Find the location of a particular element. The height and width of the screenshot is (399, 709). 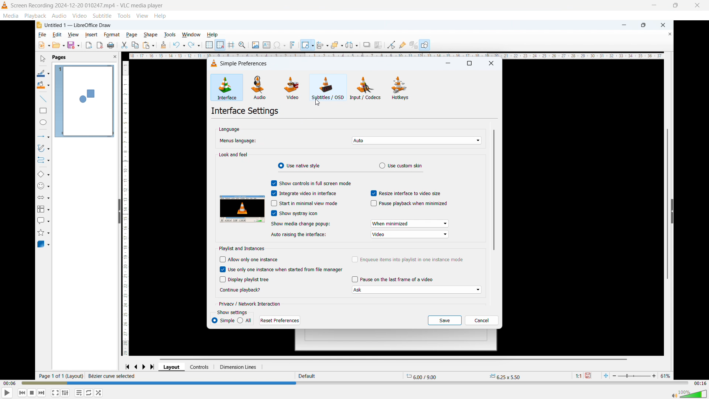

Tools  is located at coordinates (124, 16).